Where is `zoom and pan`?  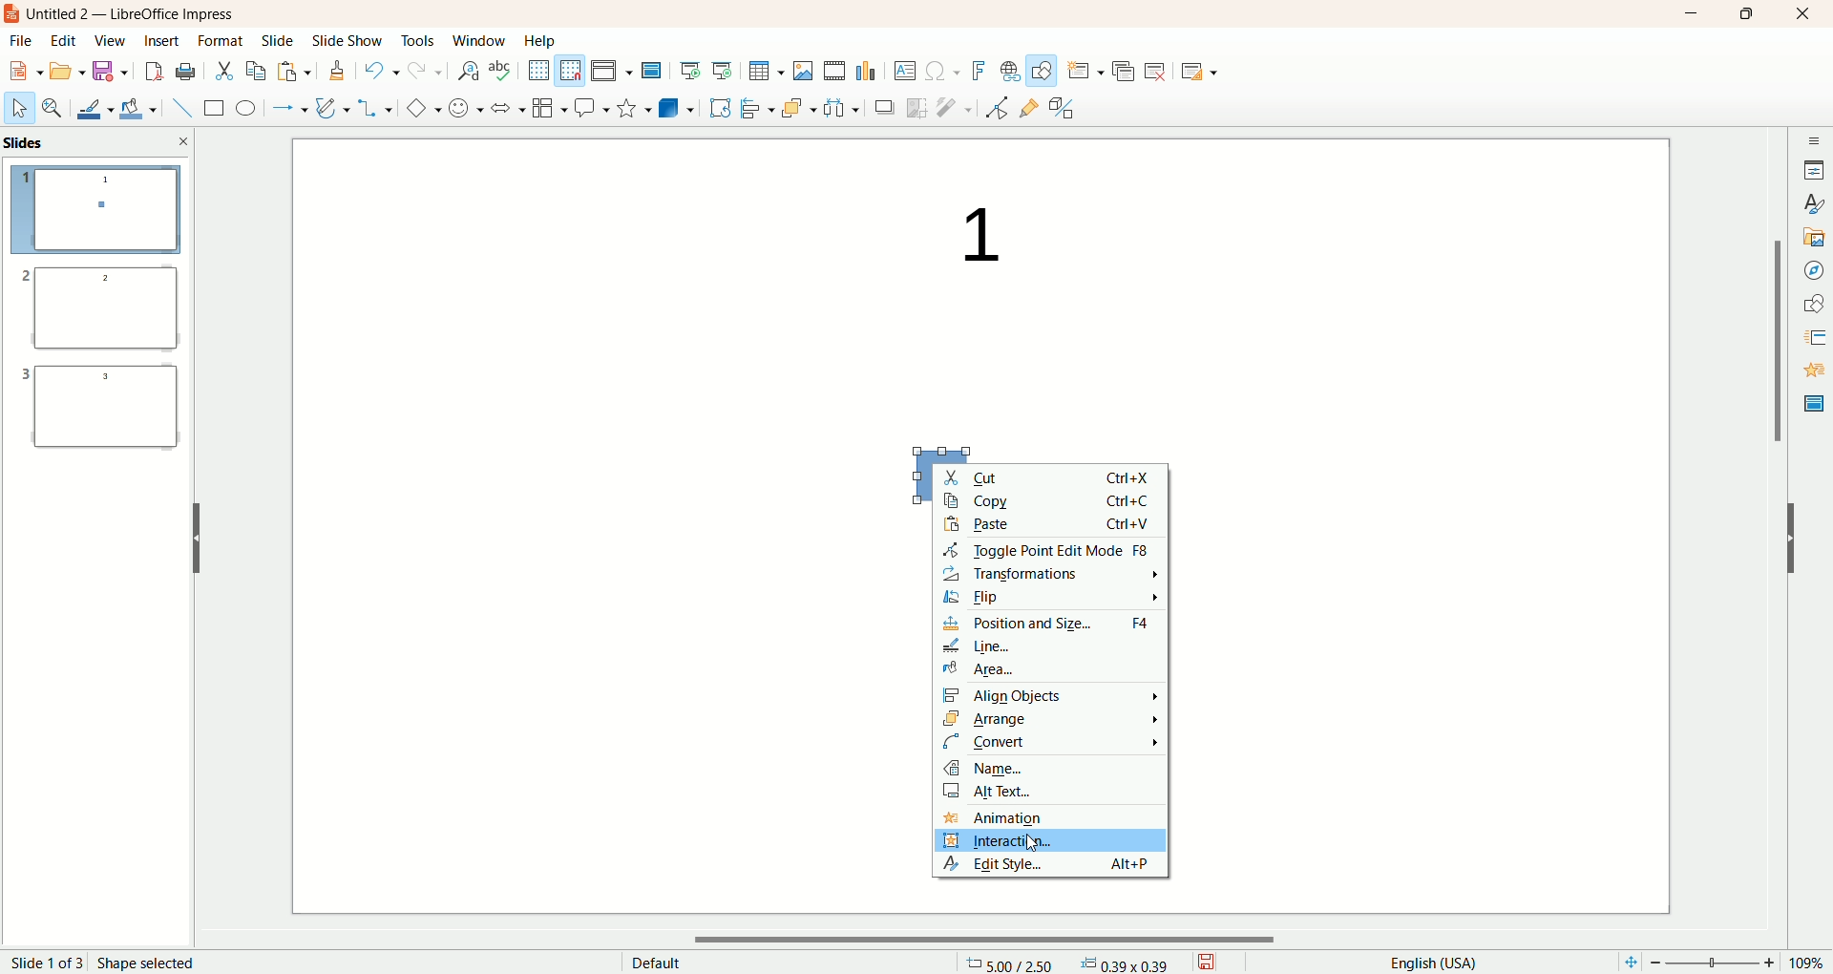
zoom and pan is located at coordinates (51, 109).